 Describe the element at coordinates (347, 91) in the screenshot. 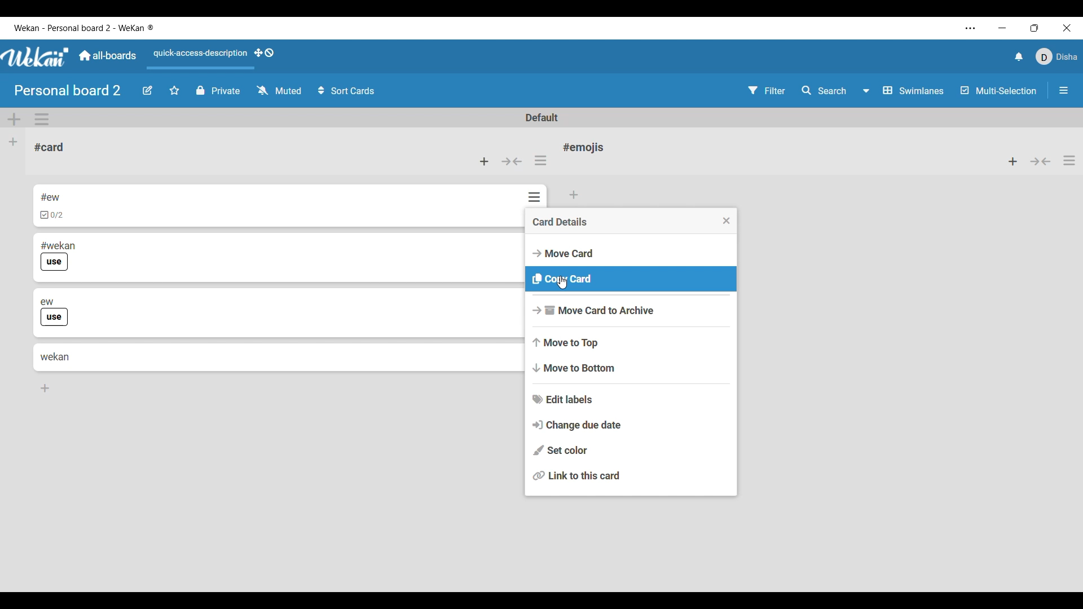

I see `Sort card options` at that location.